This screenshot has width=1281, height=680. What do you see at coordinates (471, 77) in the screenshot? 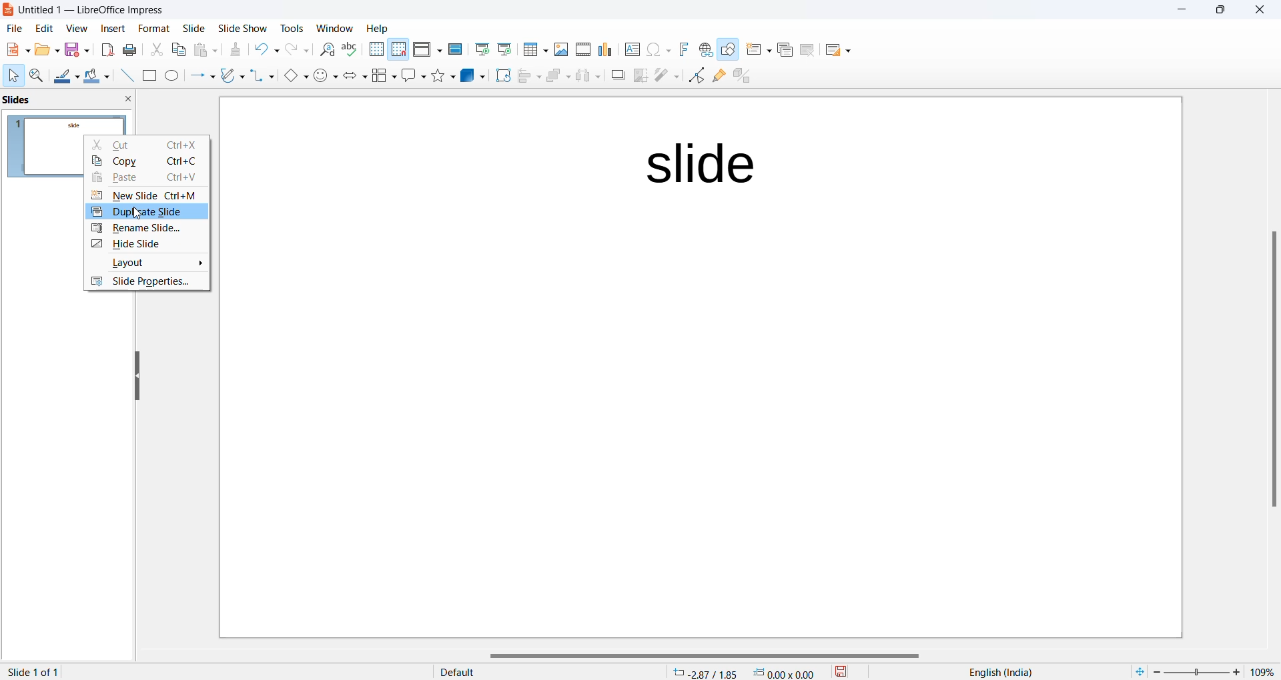
I see `3D objects` at bounding box center [471, 77].